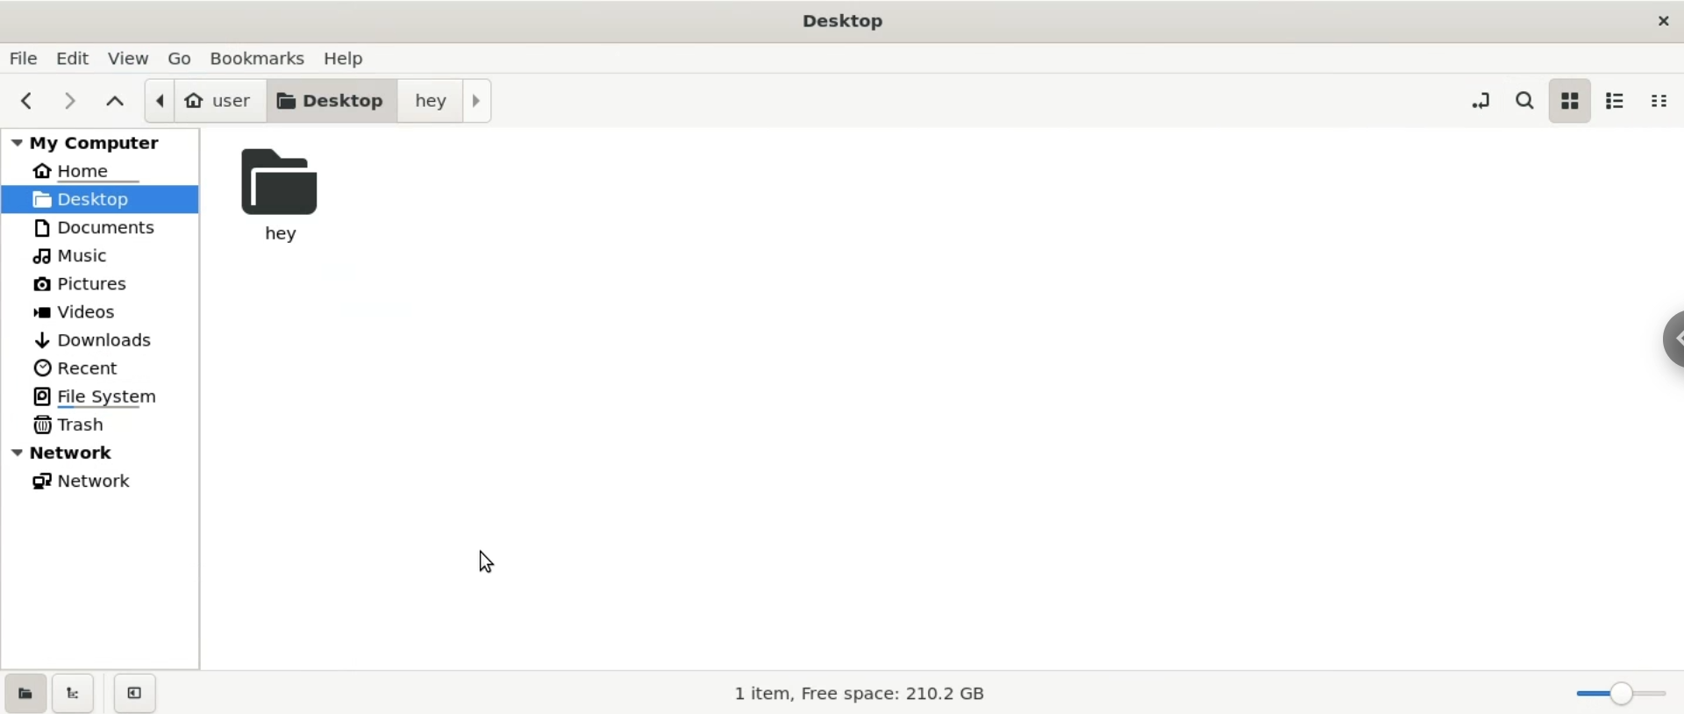  Describe the element at coordinates (108, 396) in the screenshot. I see `file system` at that location.